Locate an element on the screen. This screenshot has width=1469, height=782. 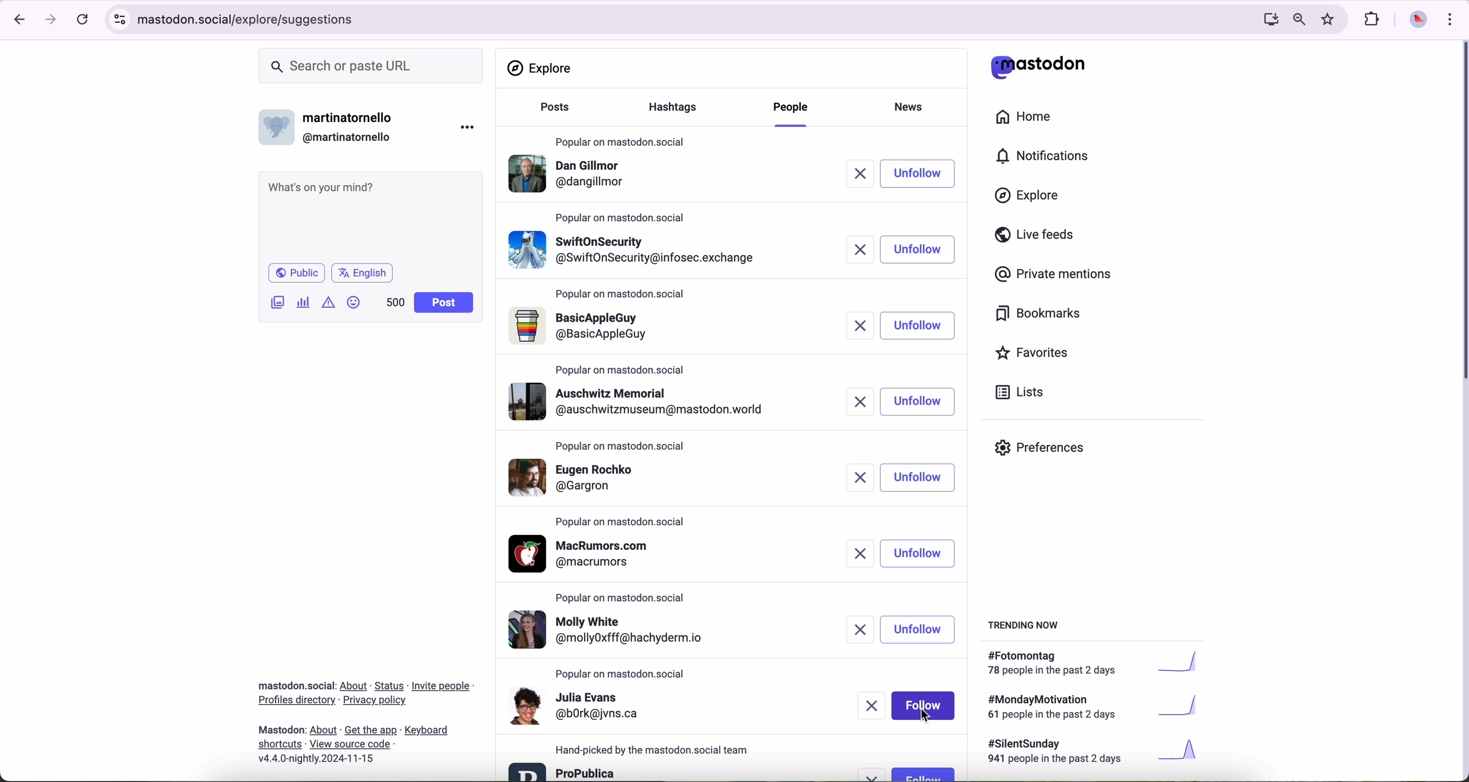
post button is located at coordinates (444, 303).